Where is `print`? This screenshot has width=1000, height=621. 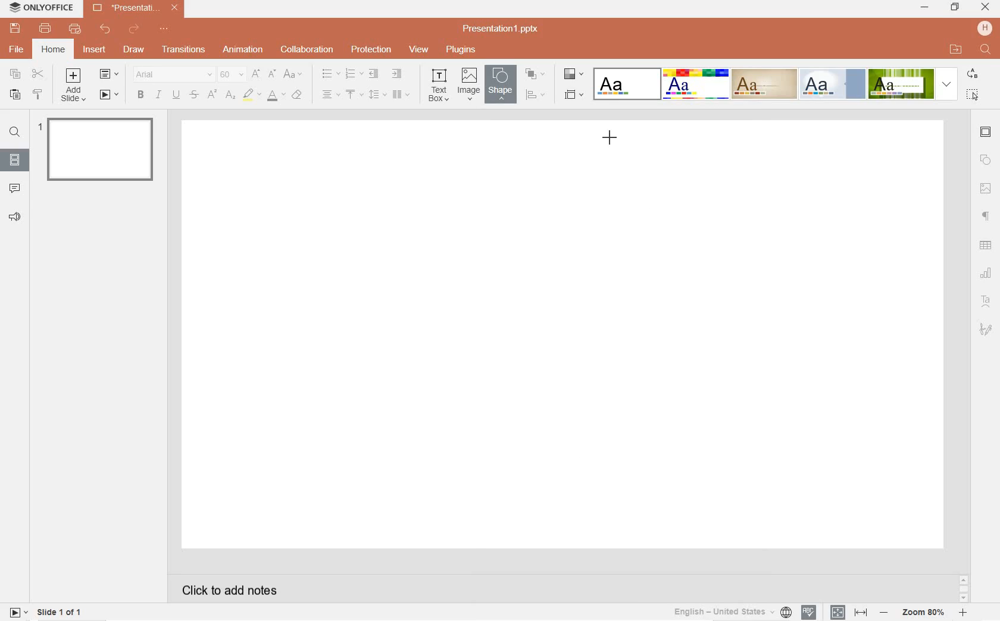
print is located at coordinates (46, 29).